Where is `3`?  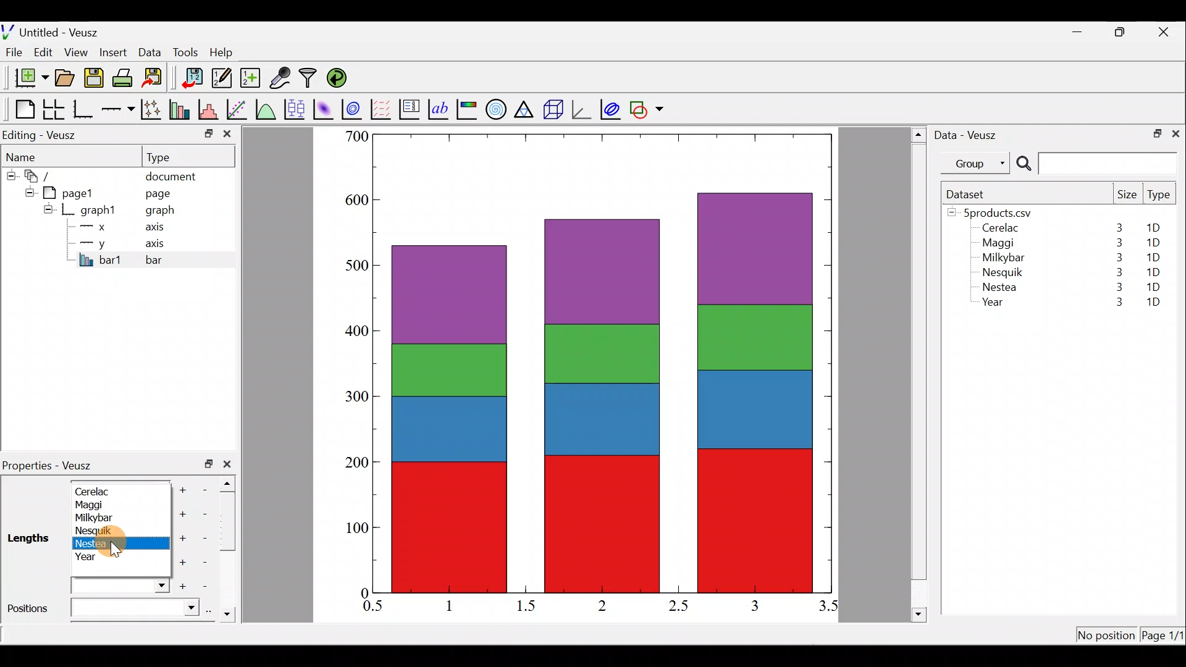
3 is located at coordinates (1116, 289).